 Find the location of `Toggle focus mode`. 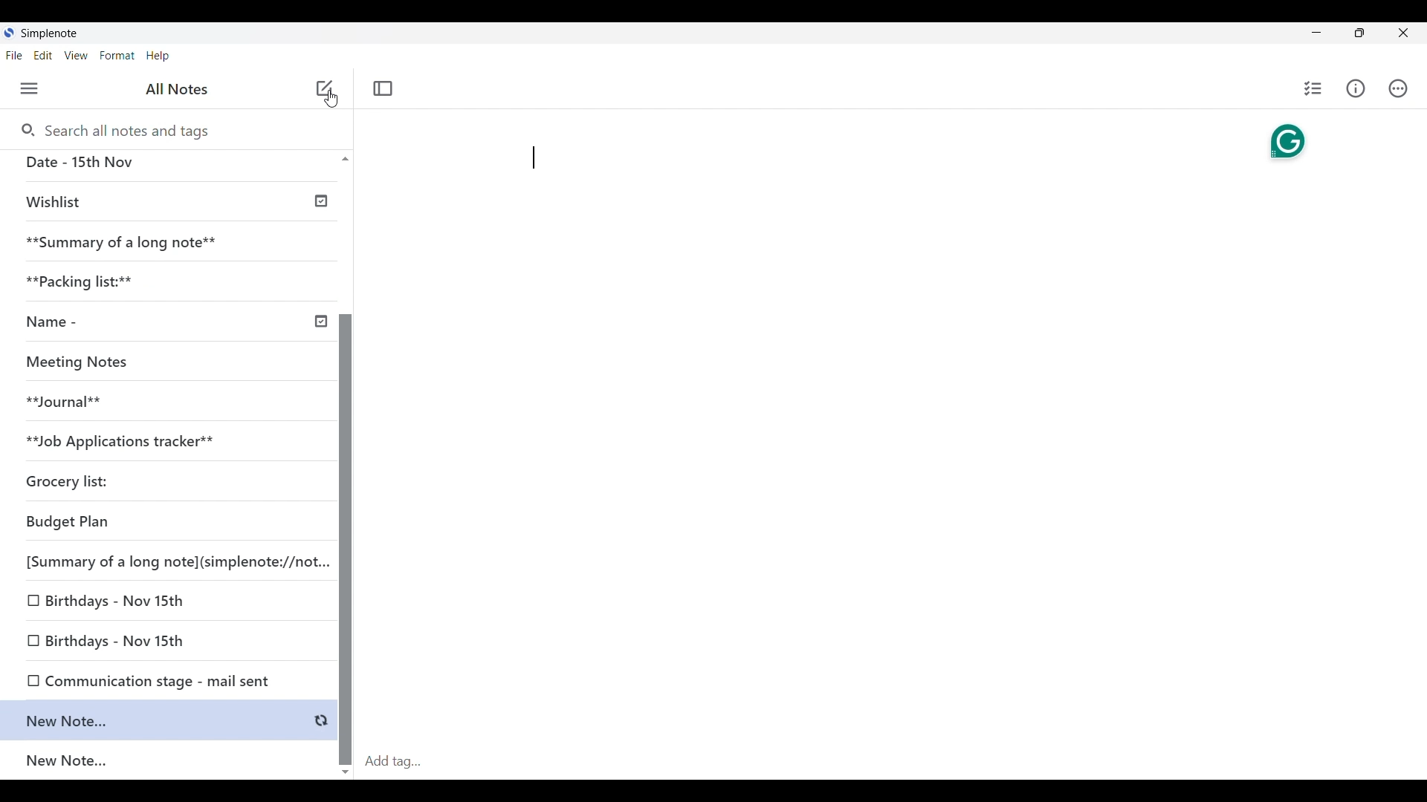

Toggle focus mode is located at coordinates (383, 88).